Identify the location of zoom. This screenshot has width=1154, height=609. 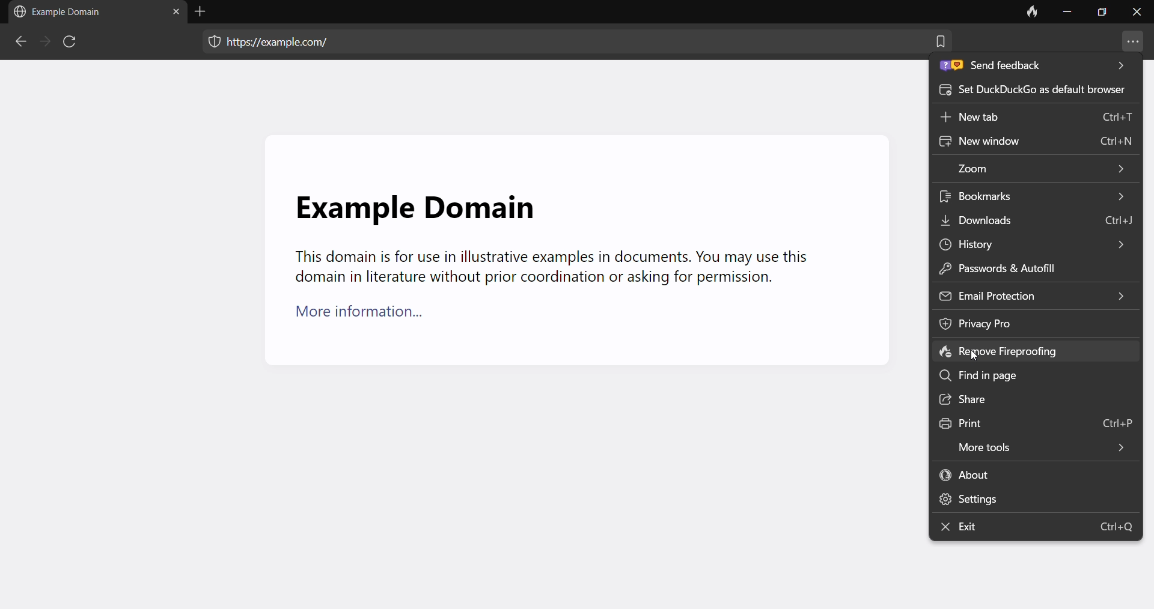
(1038, 168).